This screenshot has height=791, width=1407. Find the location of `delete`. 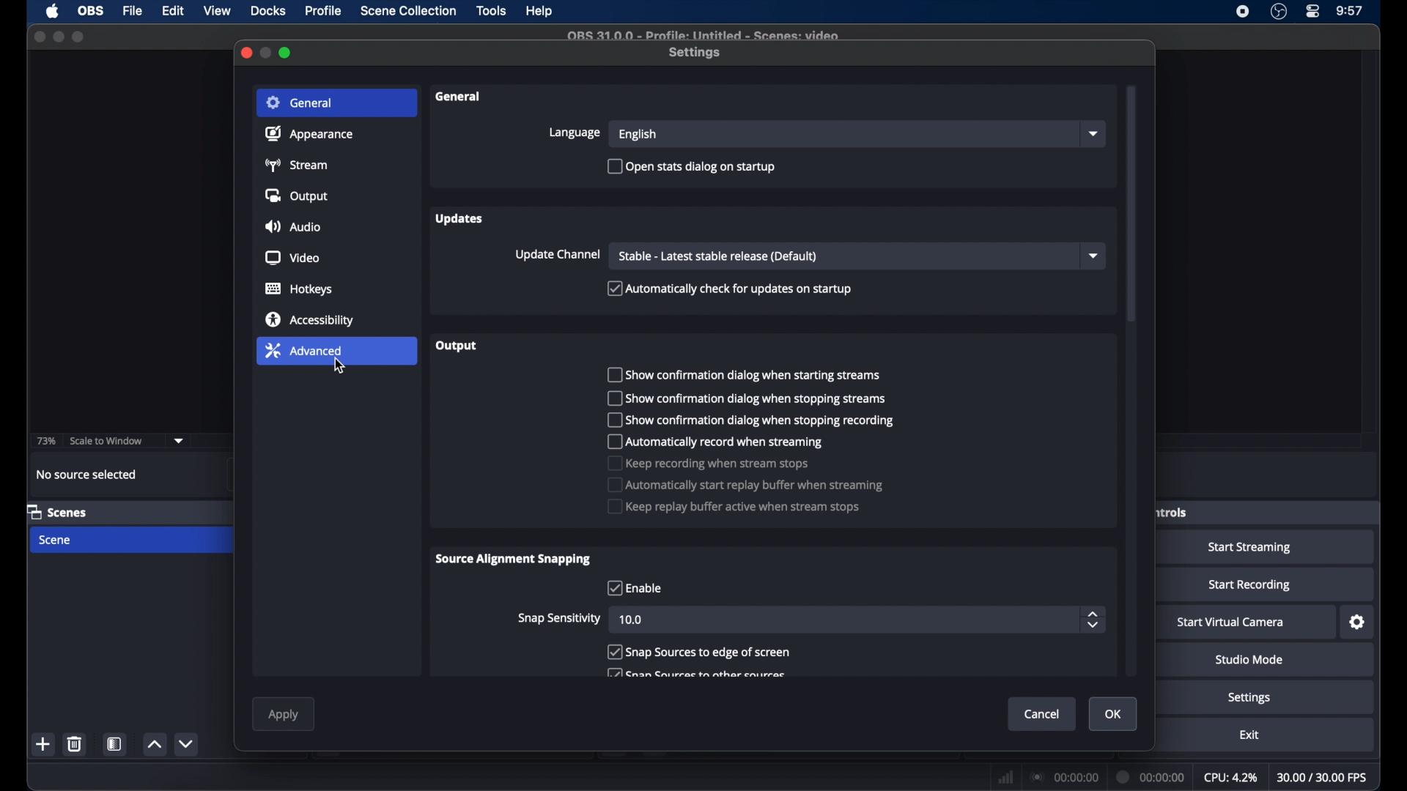

delete is located at coordinates (78, 743).